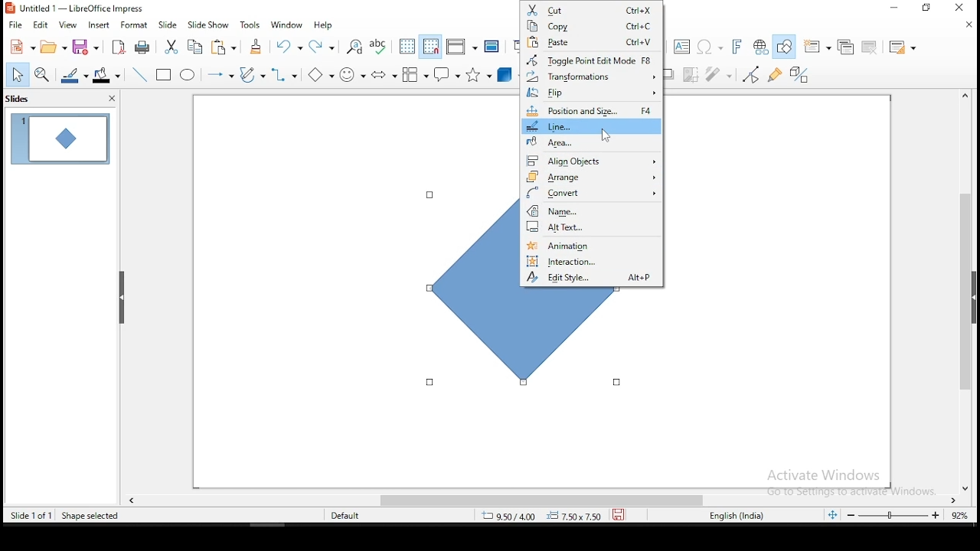 Image resolution: width=980 pixels, height=551 pixels. I want to click on show gluepoint functions, so click(776, 75).